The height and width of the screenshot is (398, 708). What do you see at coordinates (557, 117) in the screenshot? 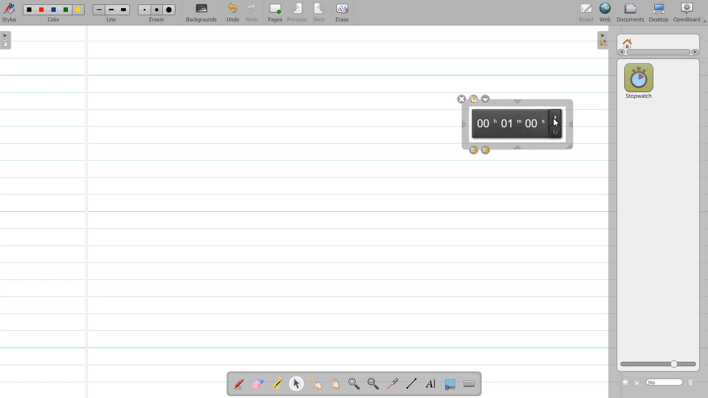
I see `pause` at bounding box center [557, 117].